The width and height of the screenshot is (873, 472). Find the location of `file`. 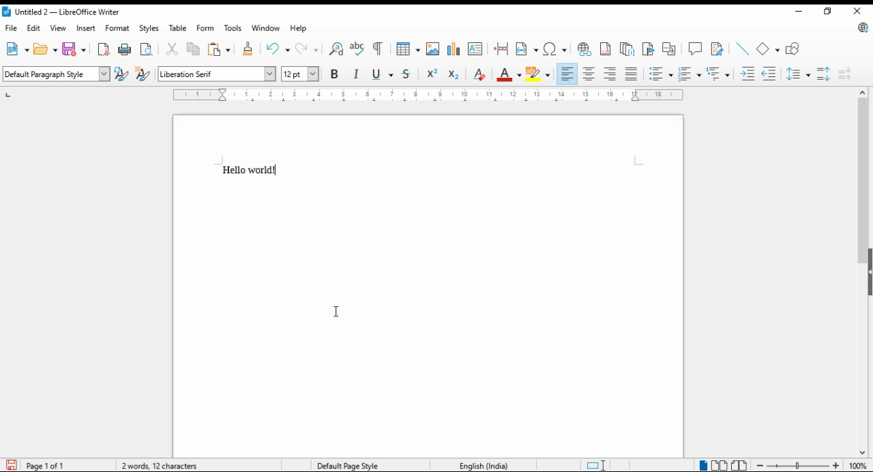

file is located at coordinates (13, 29).